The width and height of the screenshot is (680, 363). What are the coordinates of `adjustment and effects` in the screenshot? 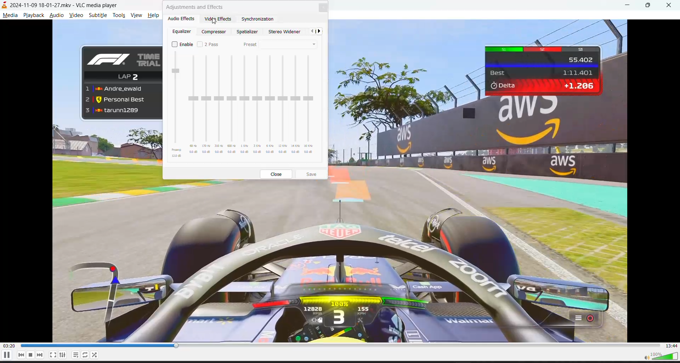 It's located at (196, 7).